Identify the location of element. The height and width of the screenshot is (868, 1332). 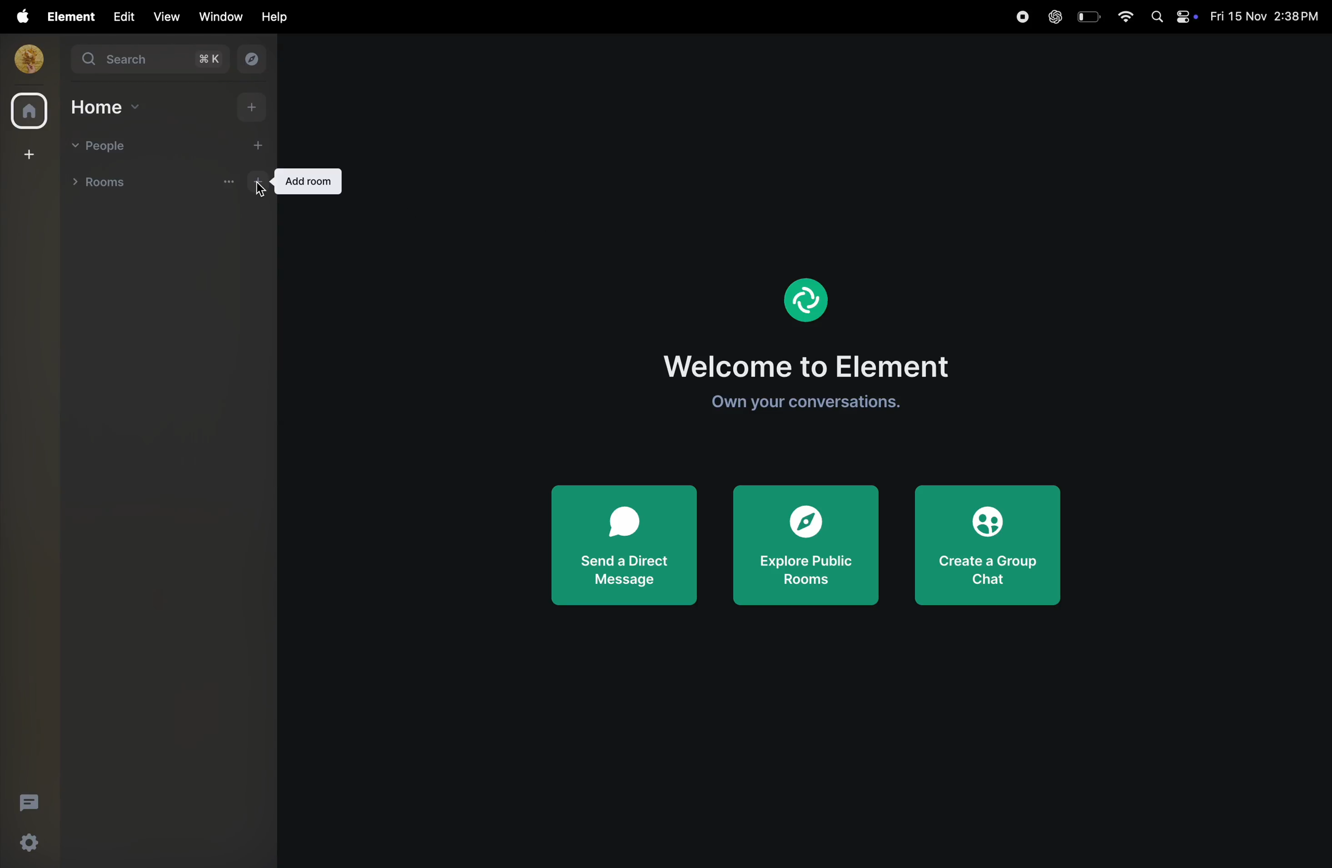
(809, 296).